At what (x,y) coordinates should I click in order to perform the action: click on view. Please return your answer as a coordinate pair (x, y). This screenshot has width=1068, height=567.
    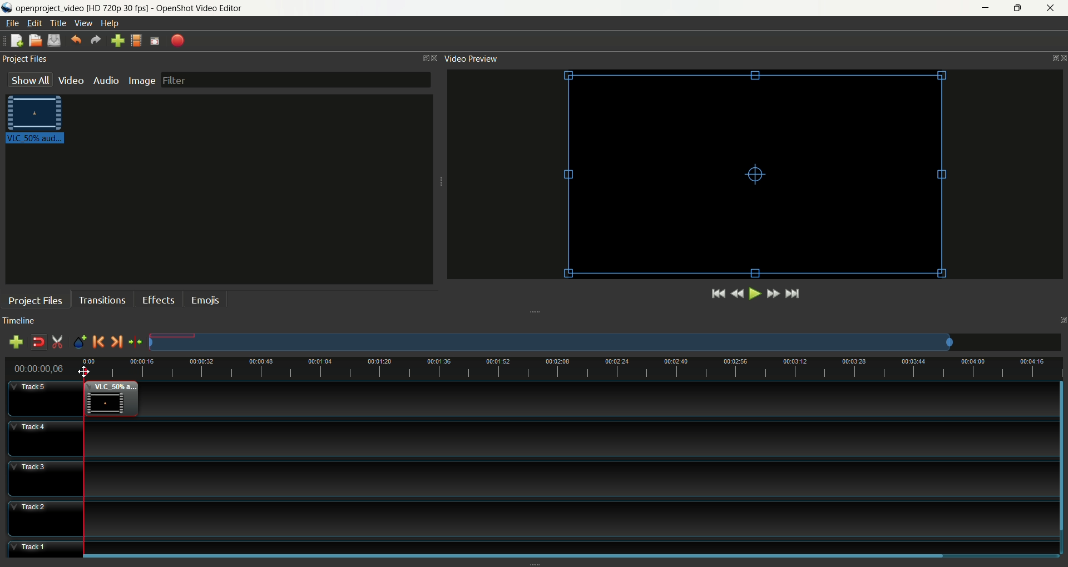
    Looking at the image, I should click on (83, 24).